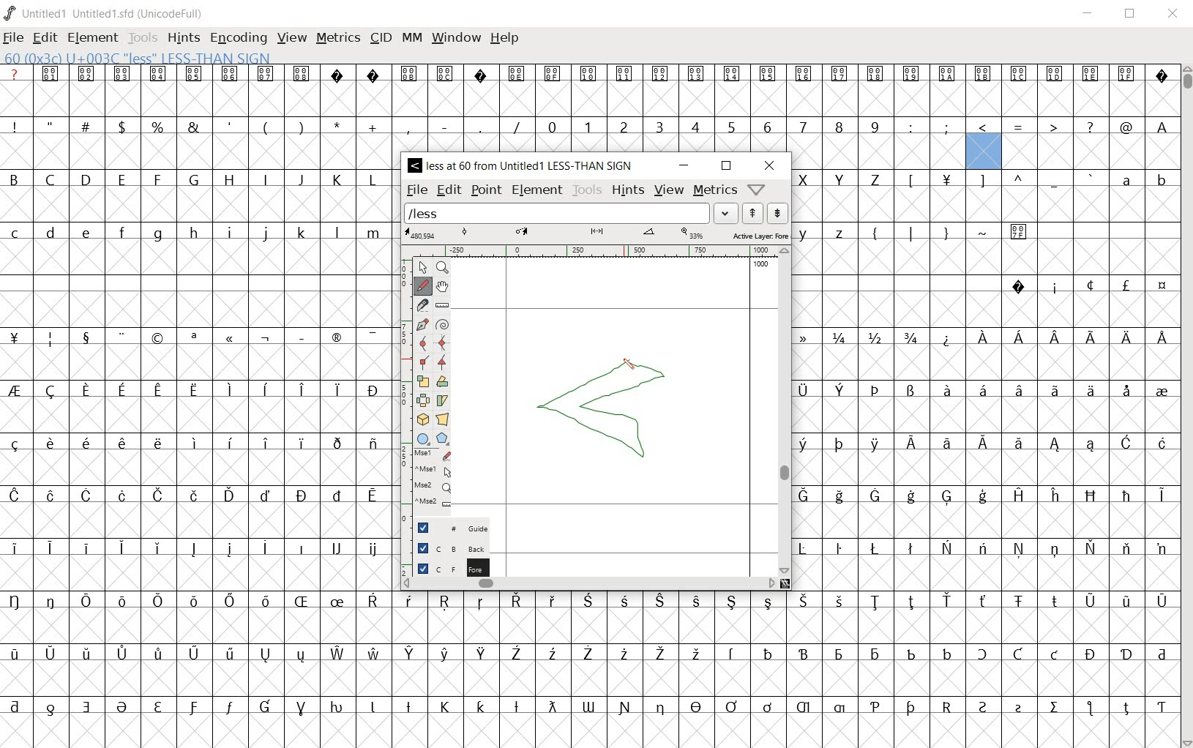 The image size is (1193, 748). I want to click on scrollbar, so click(589, 585).